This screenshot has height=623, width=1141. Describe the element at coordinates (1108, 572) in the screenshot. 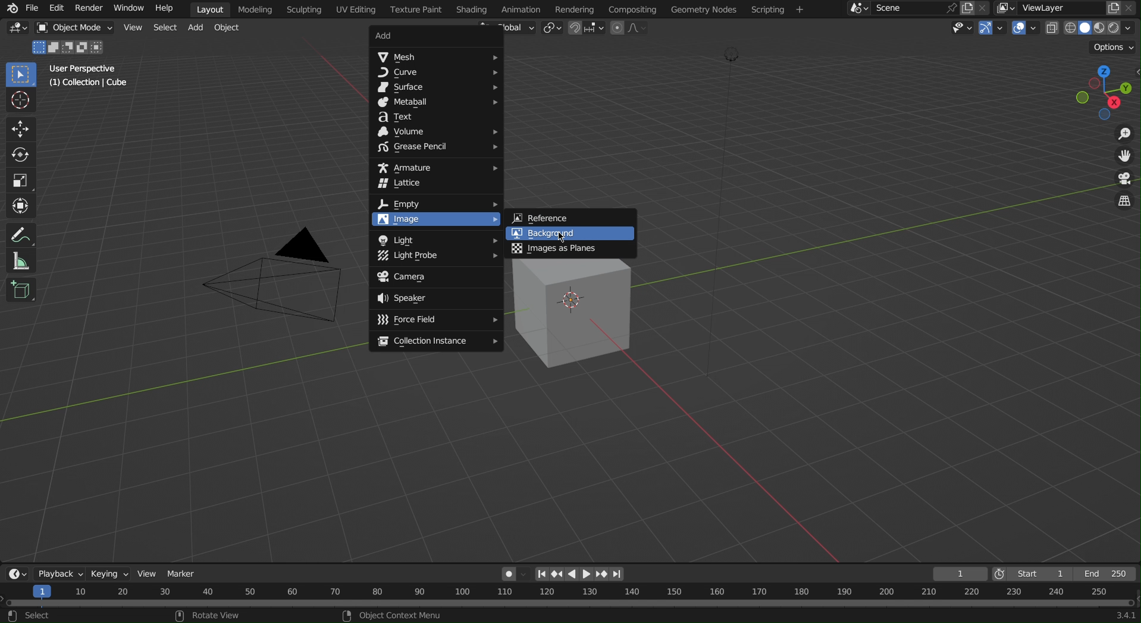

I see `End 250` at that location.